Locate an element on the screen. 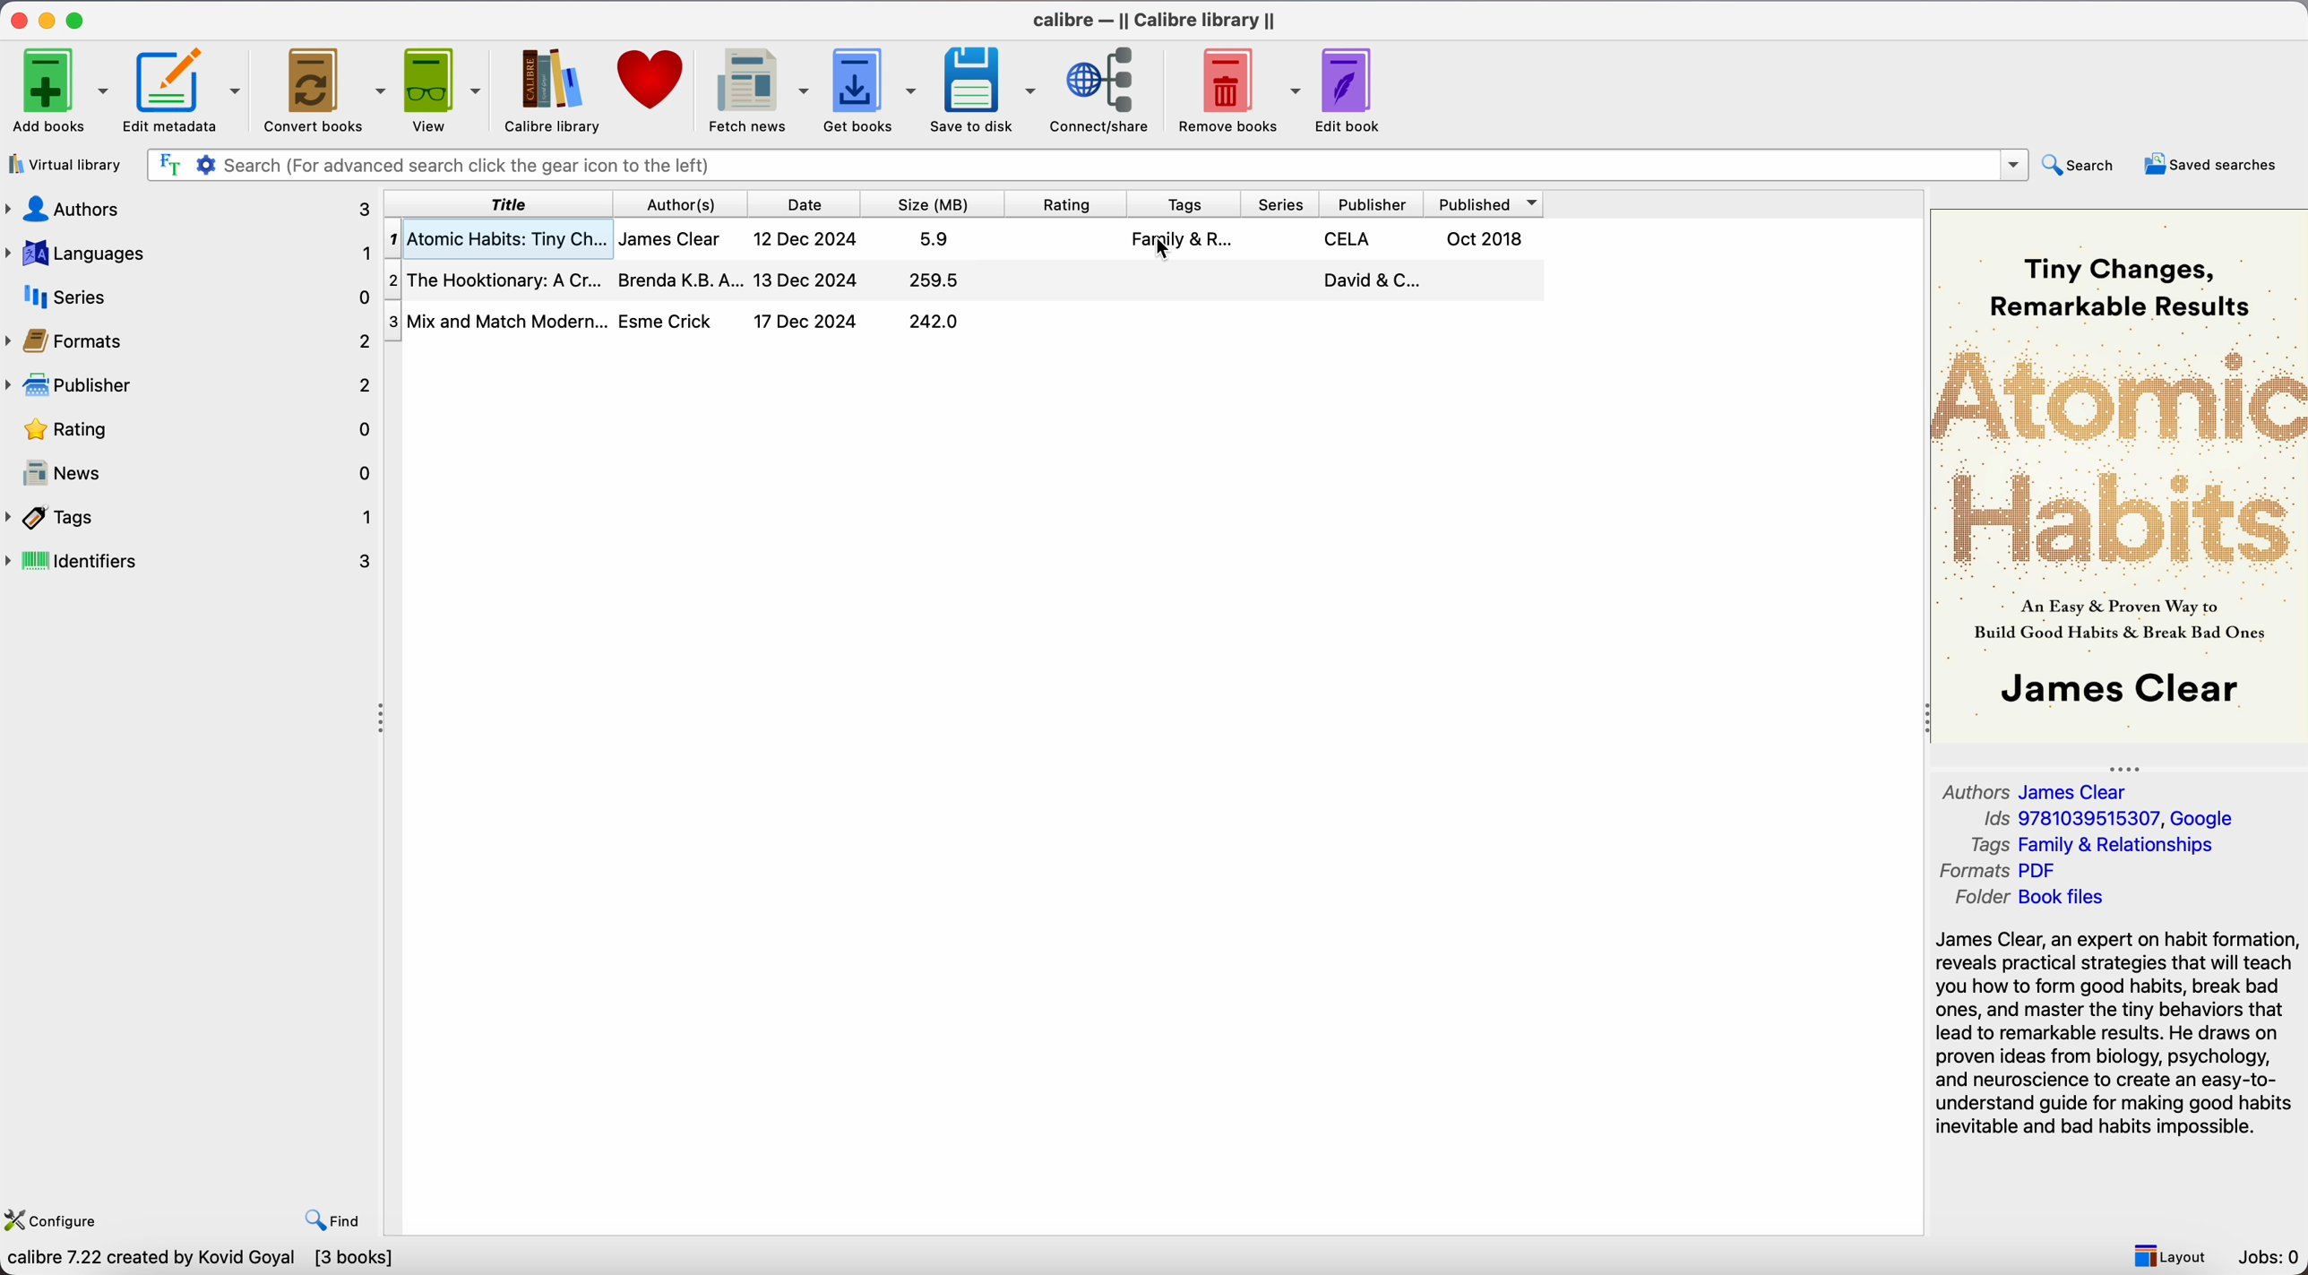 The image size is (2308, 1275). rating is located at coordinates (1067, 203).